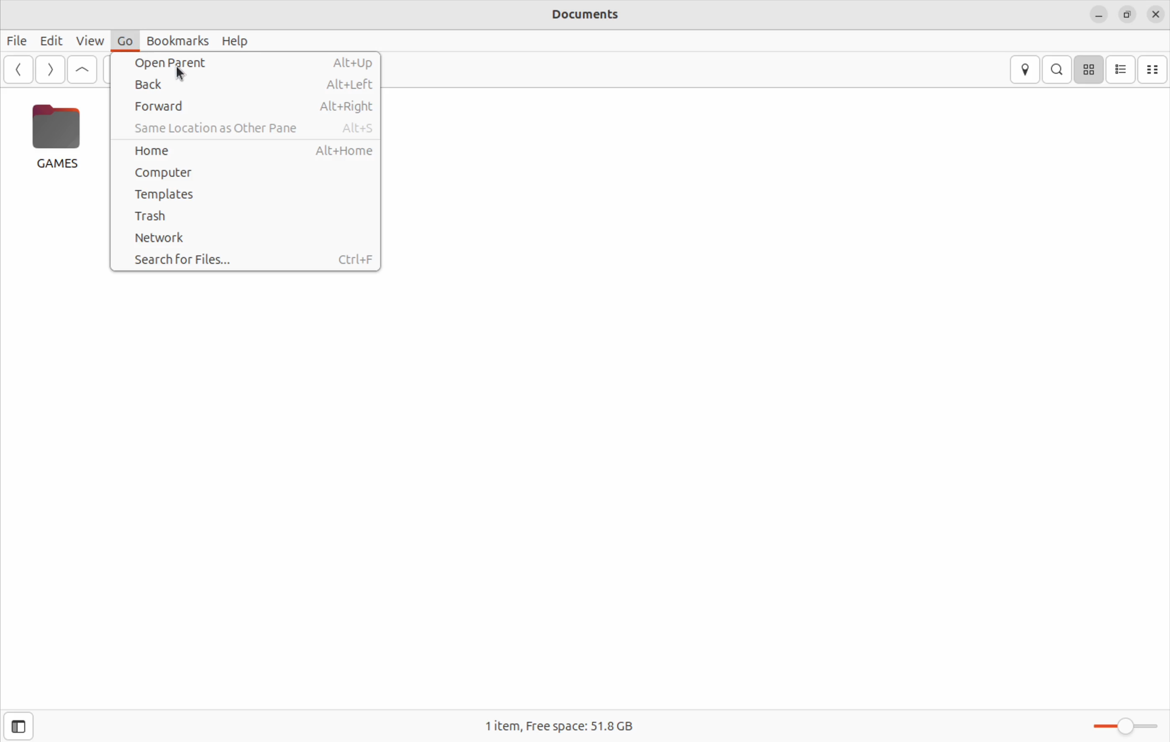 The width and height of the screenshot is (1170, 742). What do you see at coordinates (17, 39) in the screenshot?
I see `file` at bounding box center [17, 39].